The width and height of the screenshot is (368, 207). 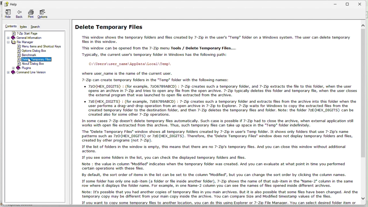 I want to click on Command line version, so click(x=34, y=73).